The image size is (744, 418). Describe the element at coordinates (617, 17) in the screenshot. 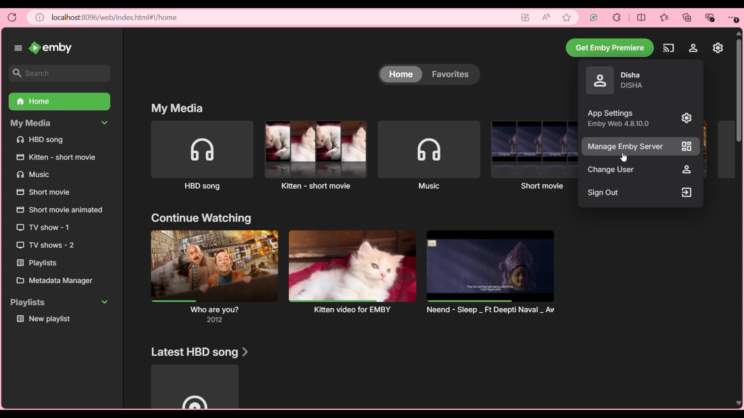

I see `Browser extensions` at that location.